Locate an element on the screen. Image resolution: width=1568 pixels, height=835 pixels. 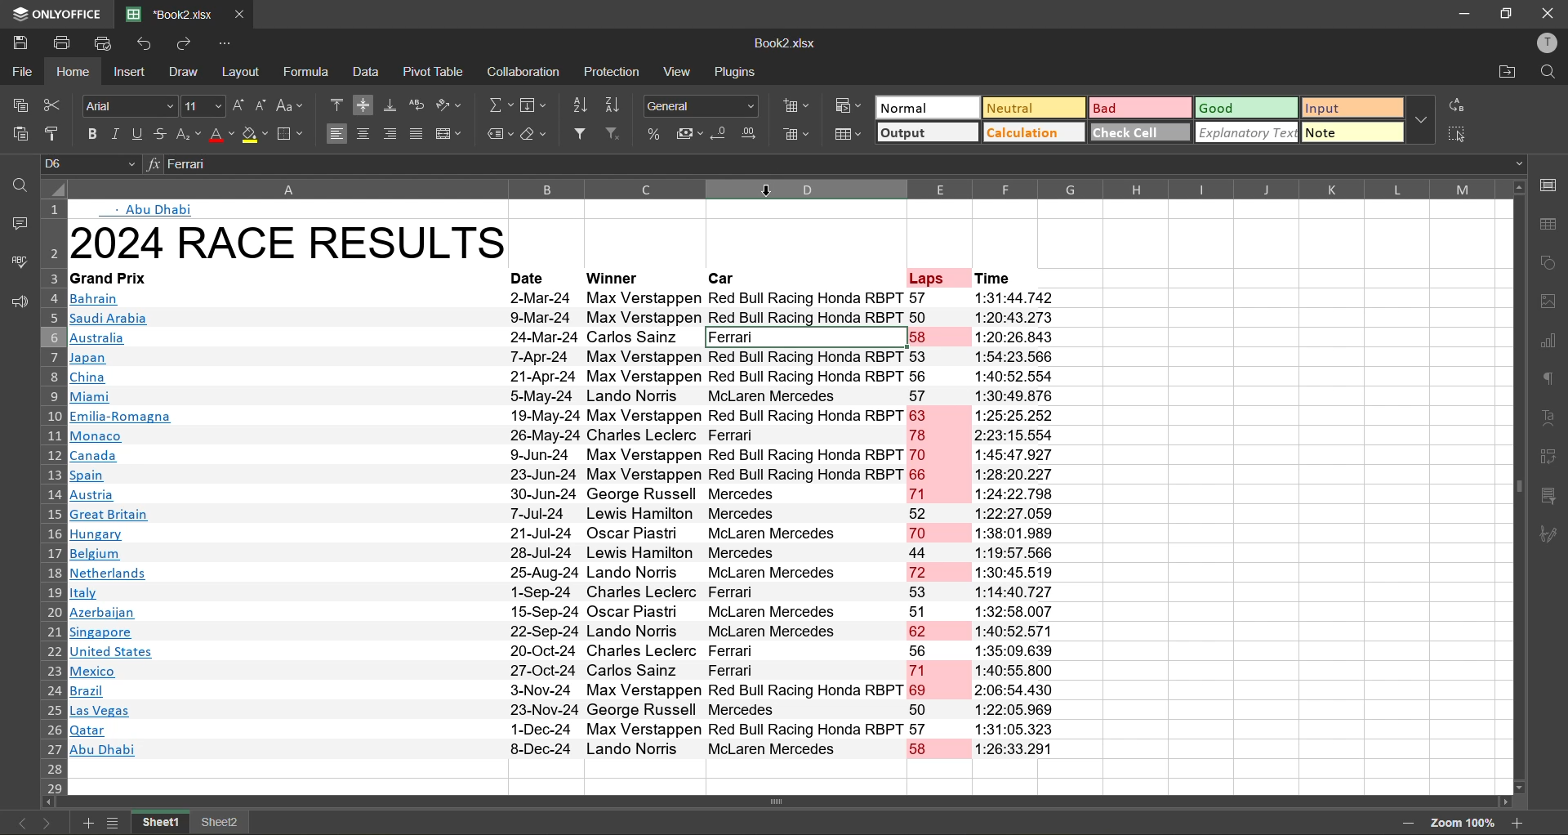
next is located at coordinates (44, 824).